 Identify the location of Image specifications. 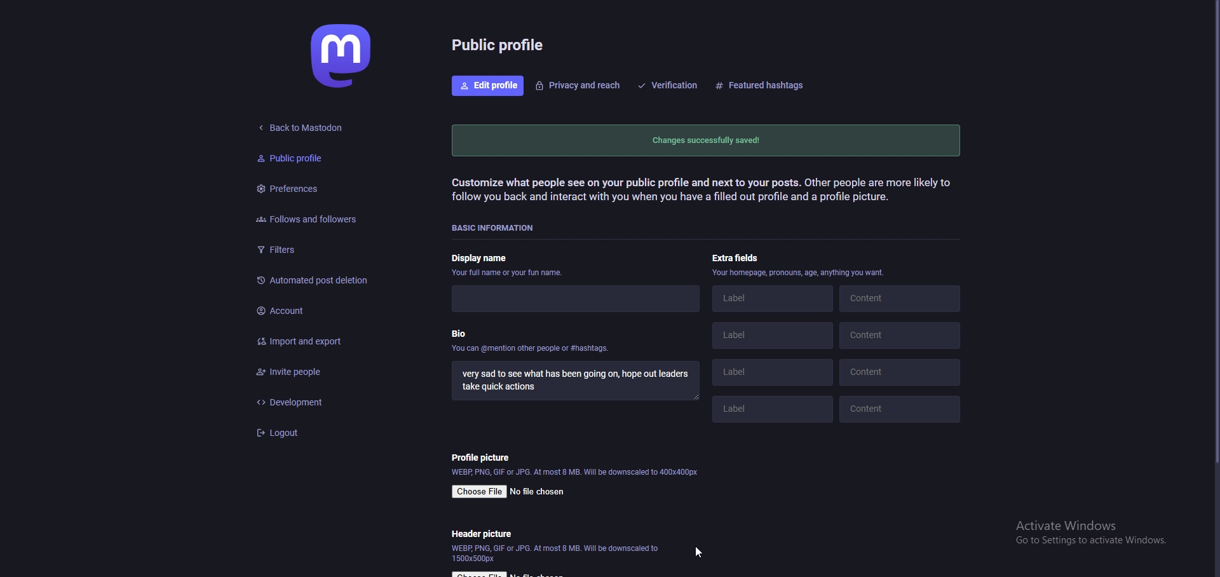
(549, 553).